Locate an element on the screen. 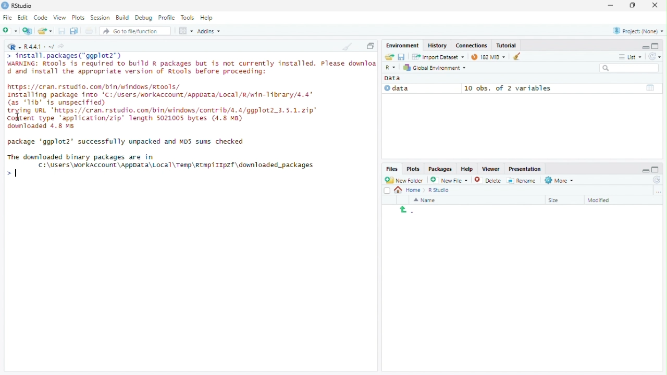 Image resolution: width=667 pixels, height=375 pixels. print the current file is located at coordinates (89, 31).